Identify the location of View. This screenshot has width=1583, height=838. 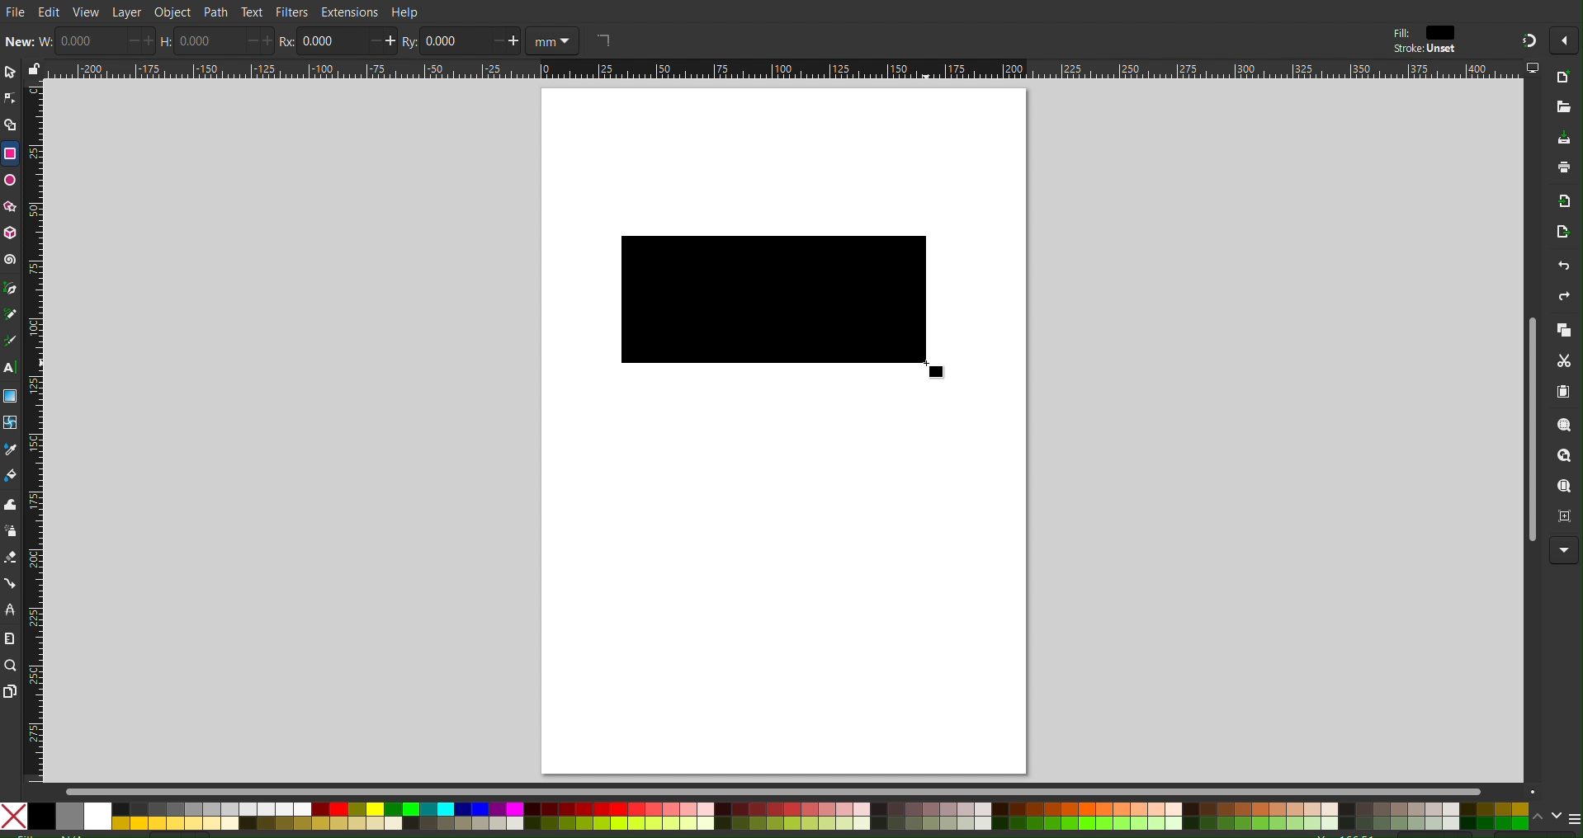
(87, 12).